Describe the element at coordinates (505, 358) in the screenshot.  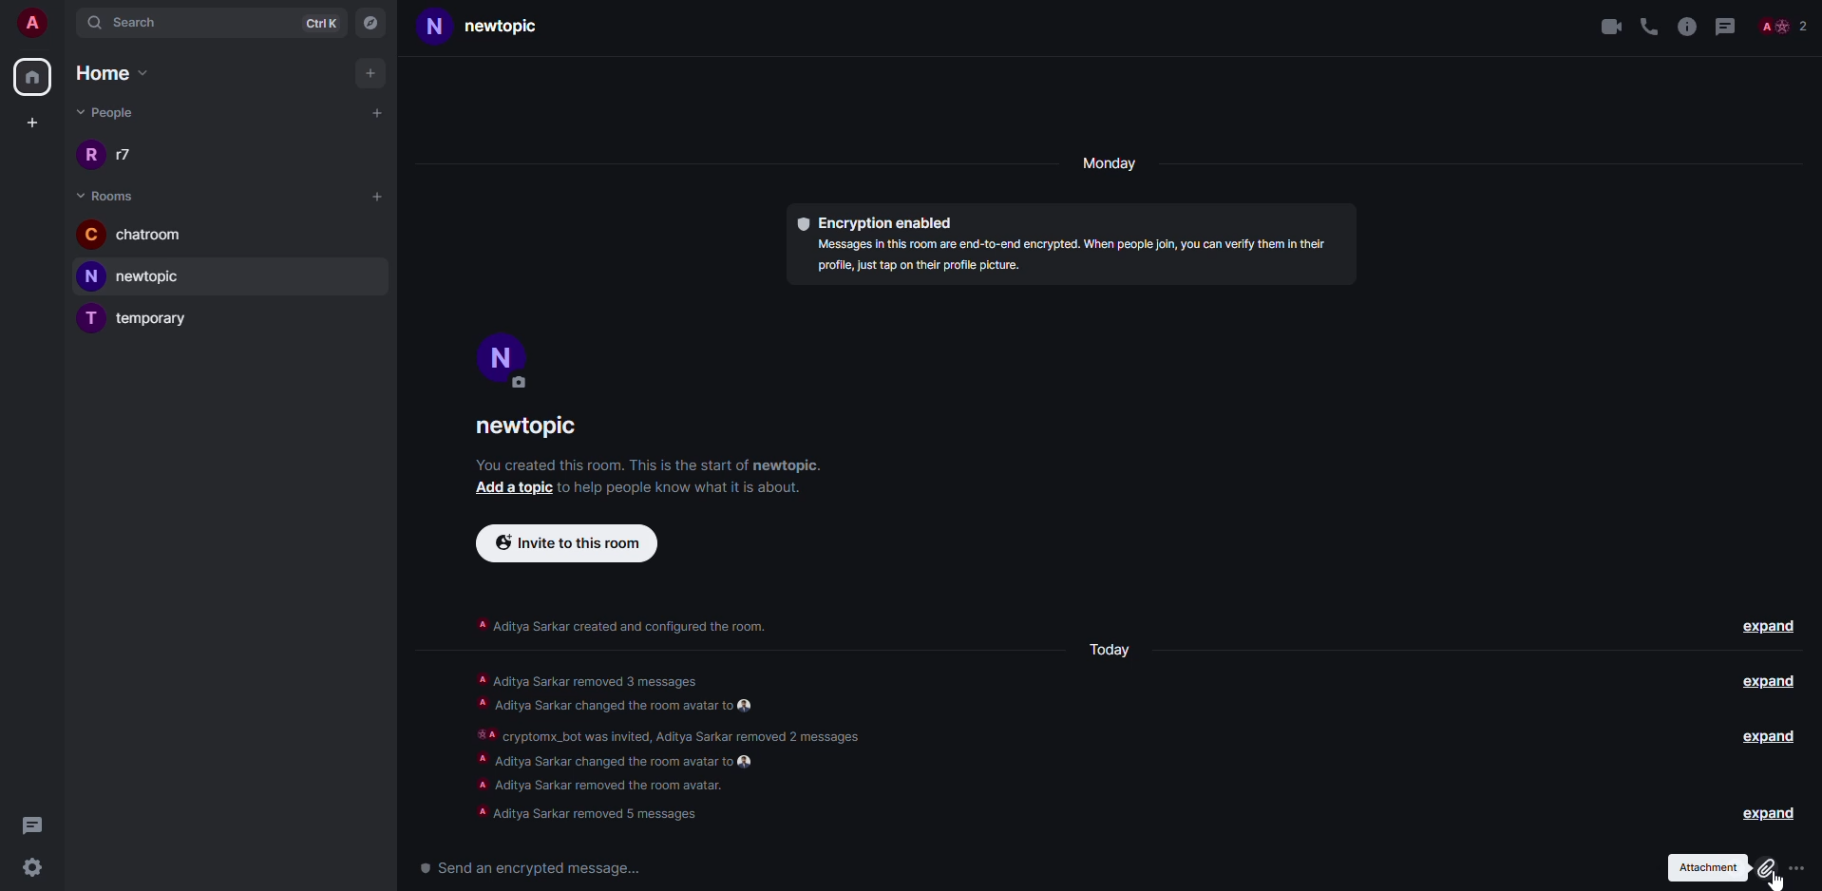
I see `profile` at that location.